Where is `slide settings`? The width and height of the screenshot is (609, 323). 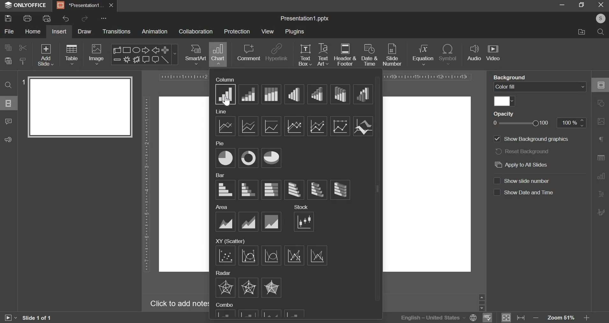 slide settings is located at coordinates (600, 84).